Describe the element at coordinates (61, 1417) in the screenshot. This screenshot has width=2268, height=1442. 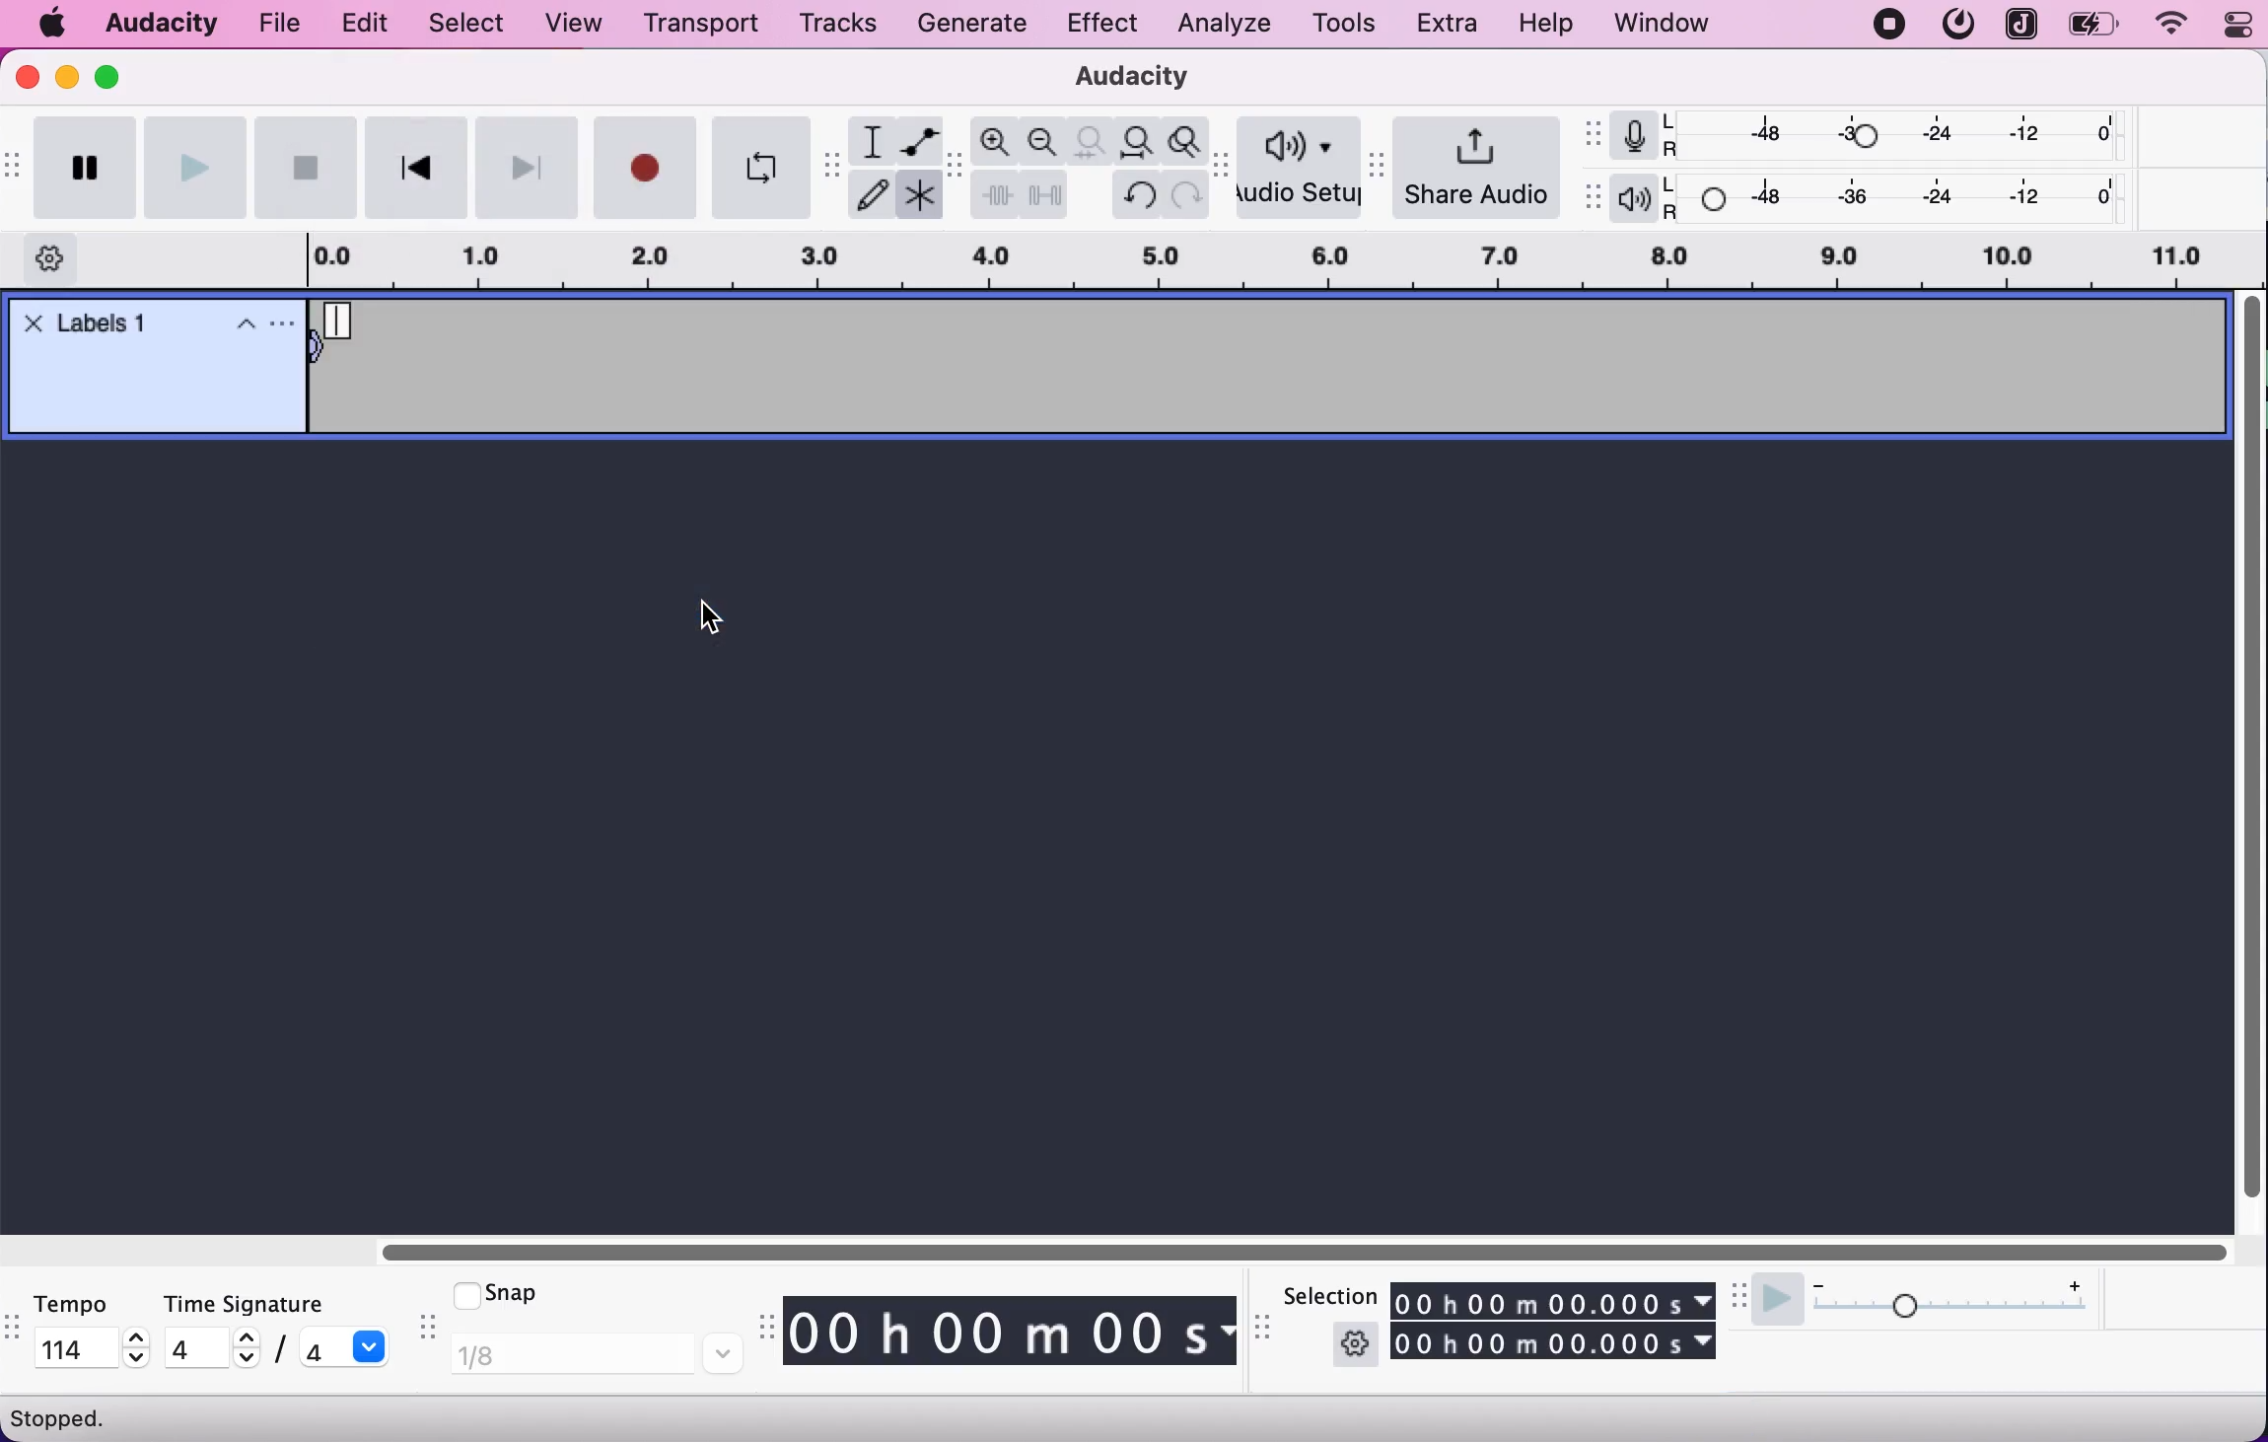
I see `stopped` at that location.